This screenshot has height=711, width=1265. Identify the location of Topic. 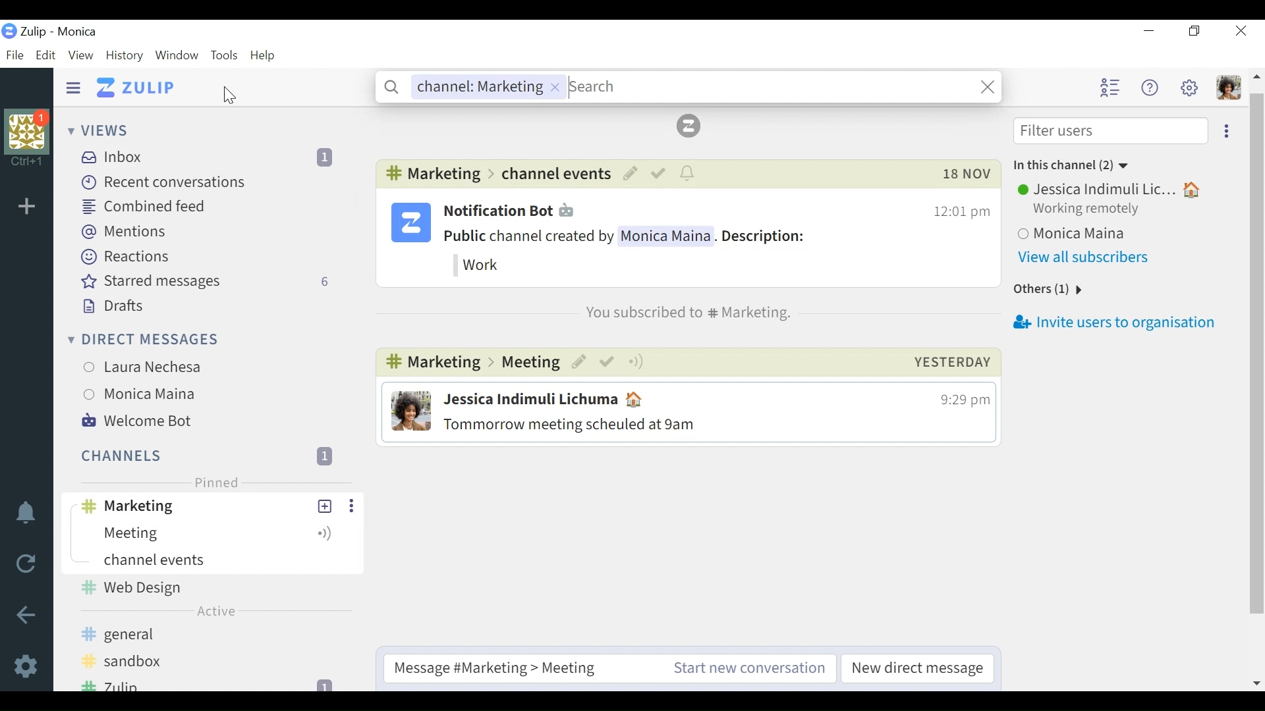
(207, 535).